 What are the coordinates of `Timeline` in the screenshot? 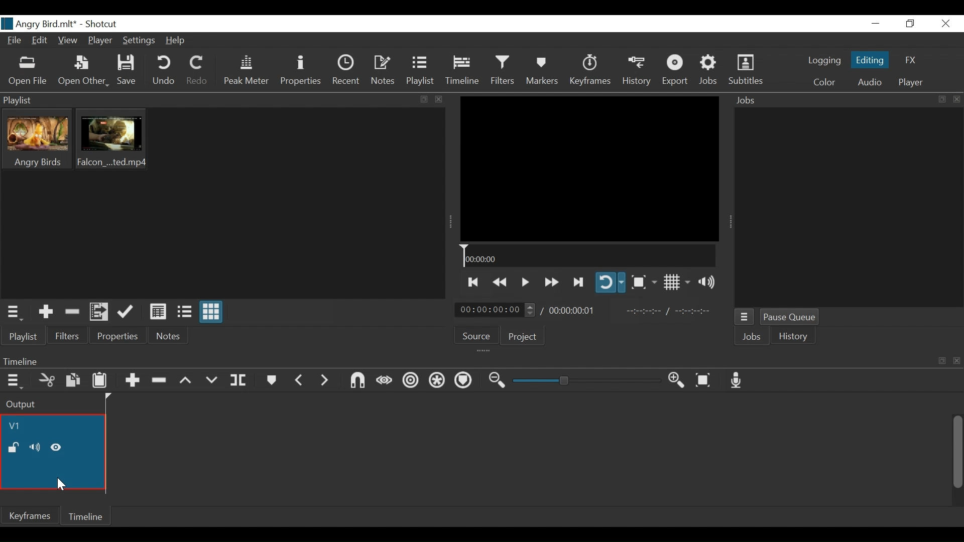 It's located at (88, 517).